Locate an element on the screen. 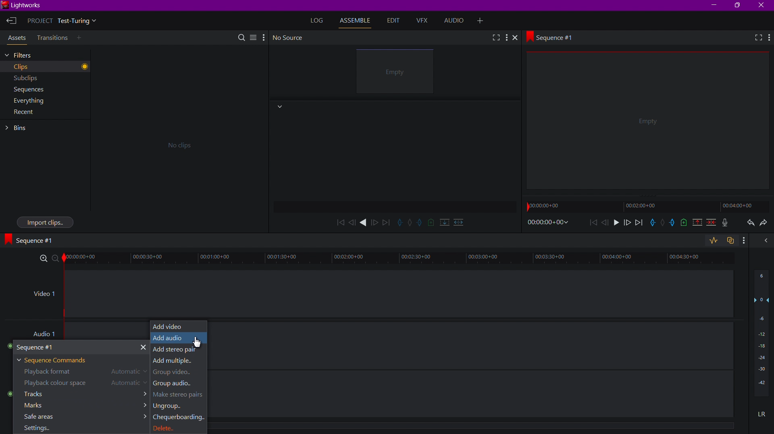 The width and height of the screenshot is (774, 434). Search is located at coordinates (242, 37).